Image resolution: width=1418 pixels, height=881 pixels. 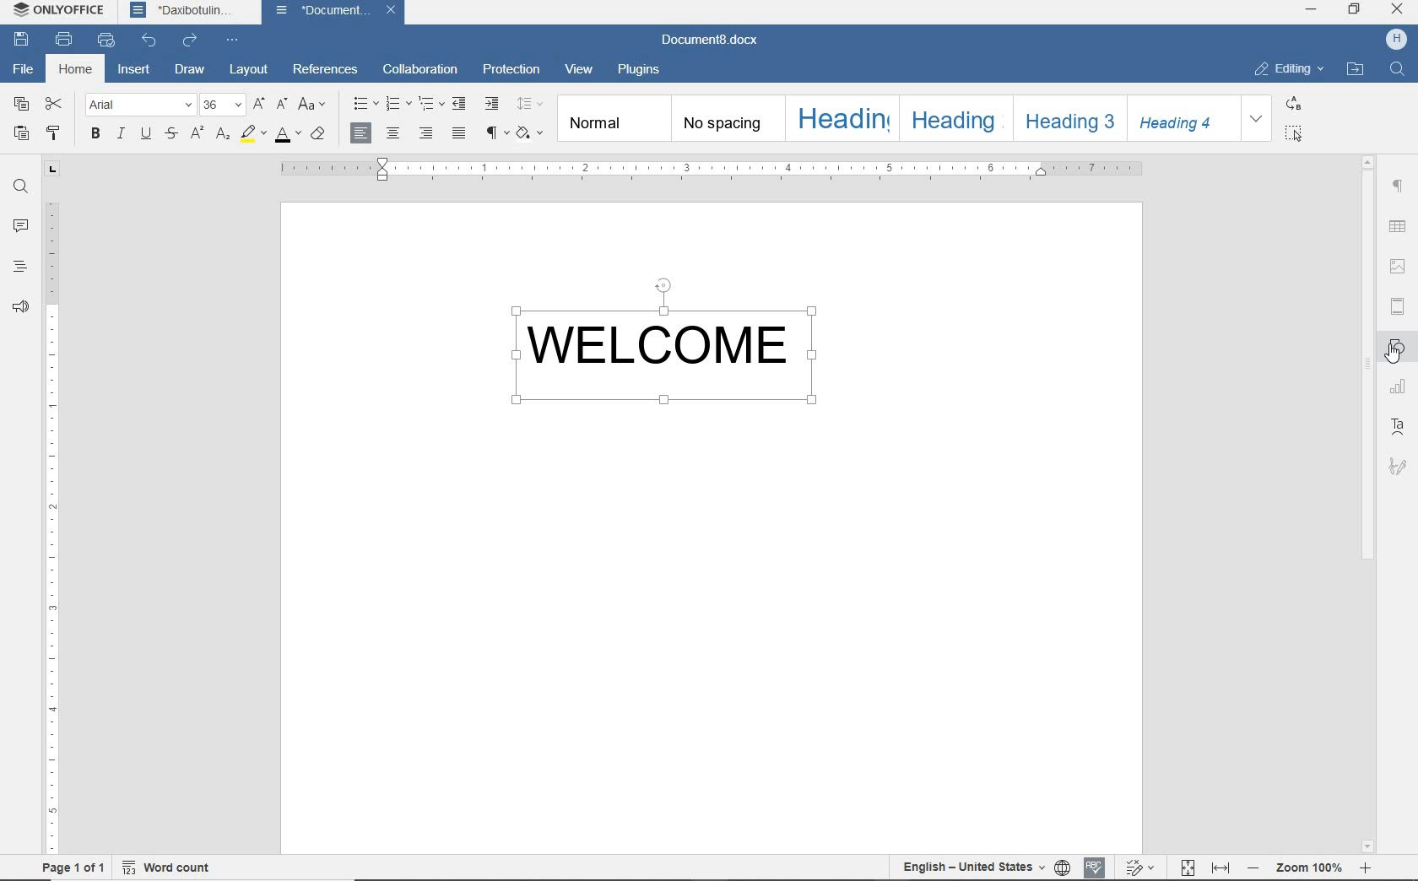 What do you see at coordinates (1311, 867) in the screenshot?
I see `Zoom 100%` at bounding box center [1311, 867].